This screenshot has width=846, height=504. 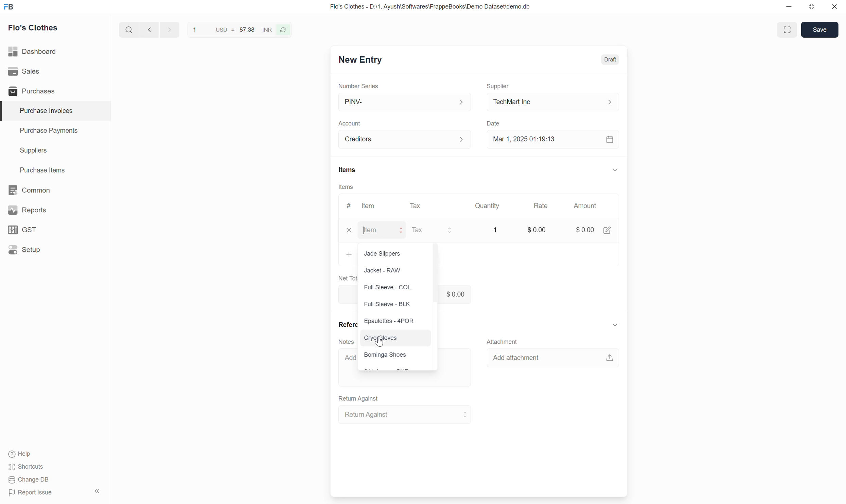 What do you see at coordinates (28, 455) in the screenshot?
I see ` Help` at bounding box center [28, 455].